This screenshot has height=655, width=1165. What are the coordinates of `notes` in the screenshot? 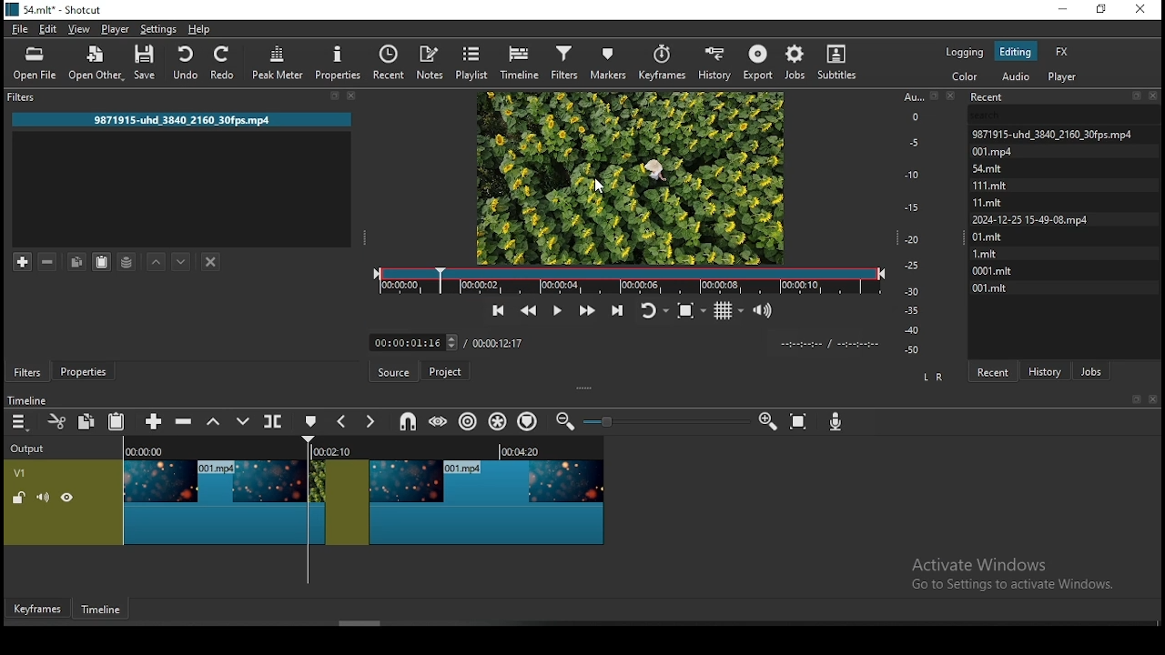 It's located at (429, 62).